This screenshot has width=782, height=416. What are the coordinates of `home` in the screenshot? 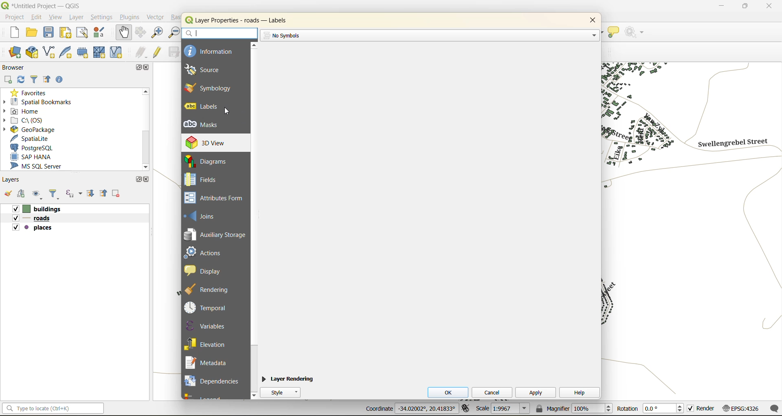 It's located at (26, 111).